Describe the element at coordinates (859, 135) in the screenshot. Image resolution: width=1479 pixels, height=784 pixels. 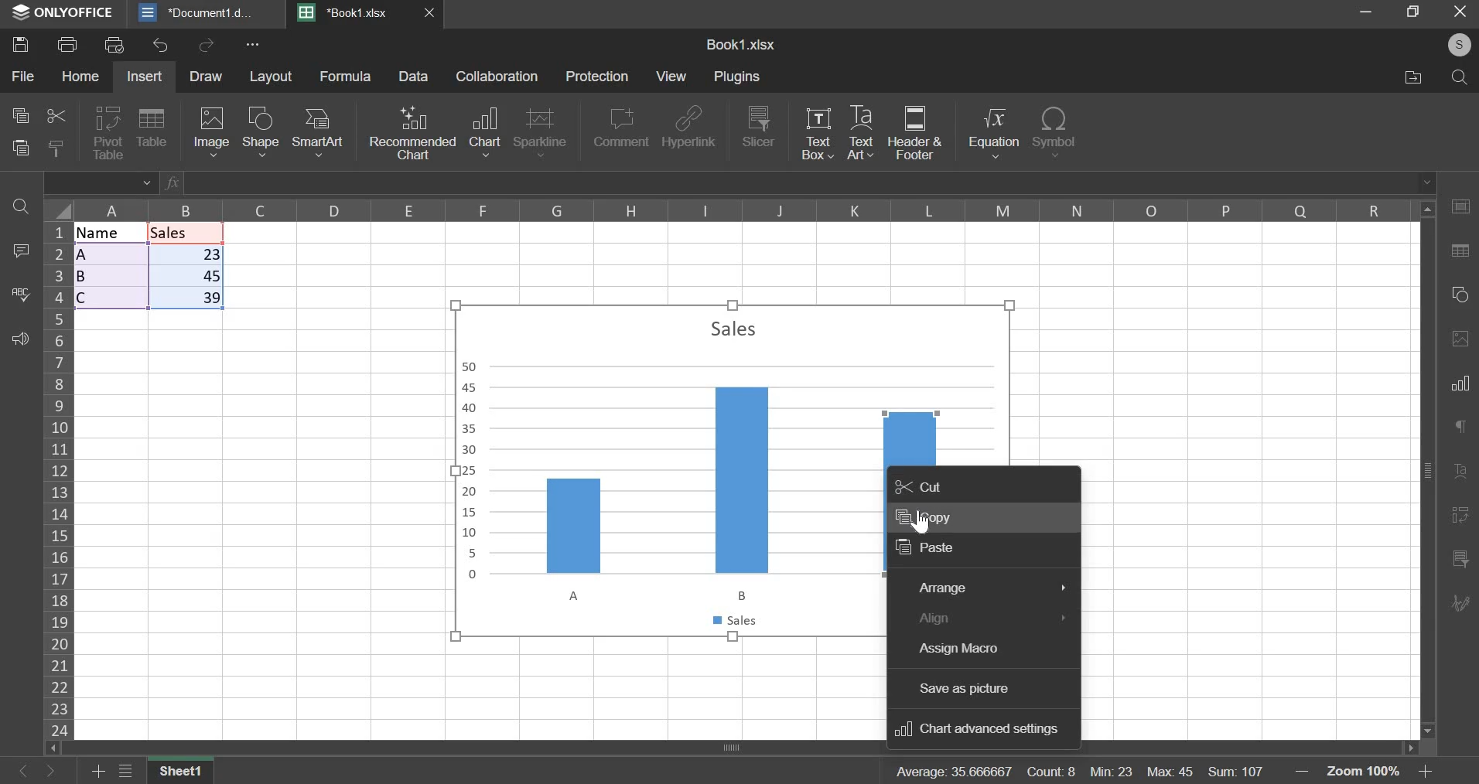
I see `text art` at that location.